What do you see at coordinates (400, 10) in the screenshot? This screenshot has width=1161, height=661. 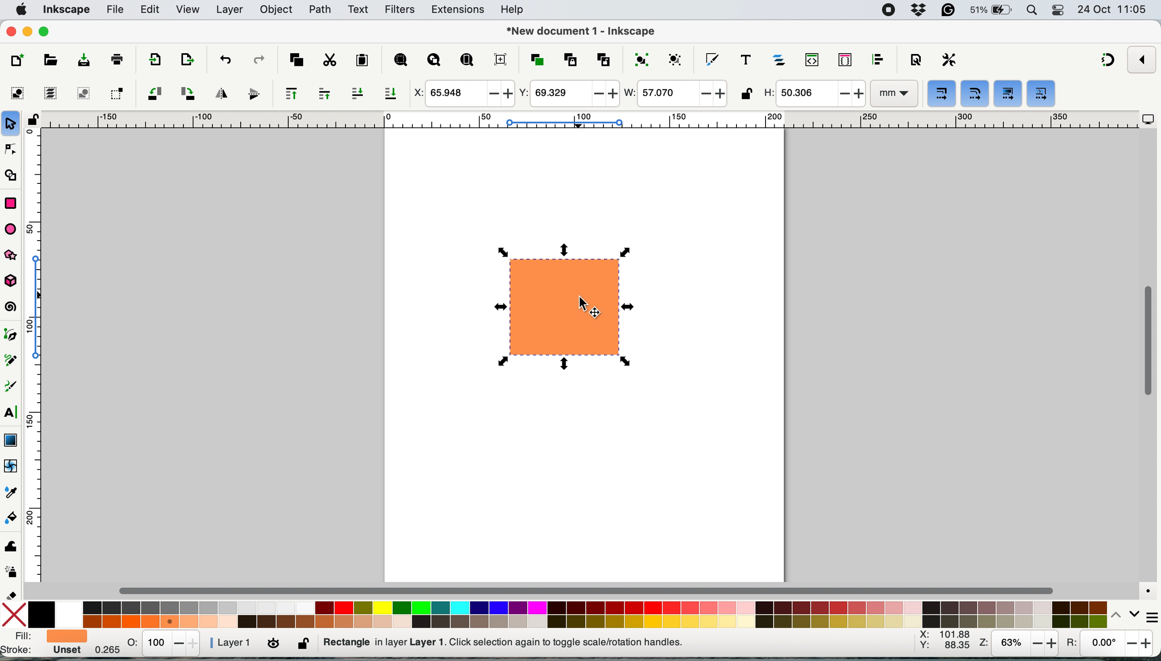 I see `filters` at bounding box center [400, 10].